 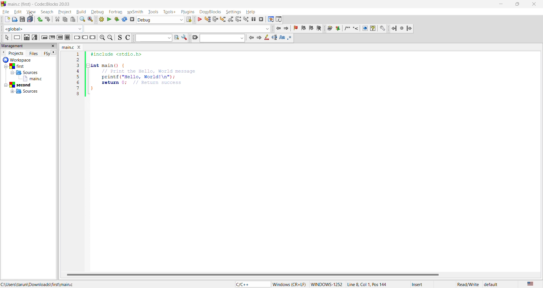 I want to click on zoom in, so click(x=101, y=38).